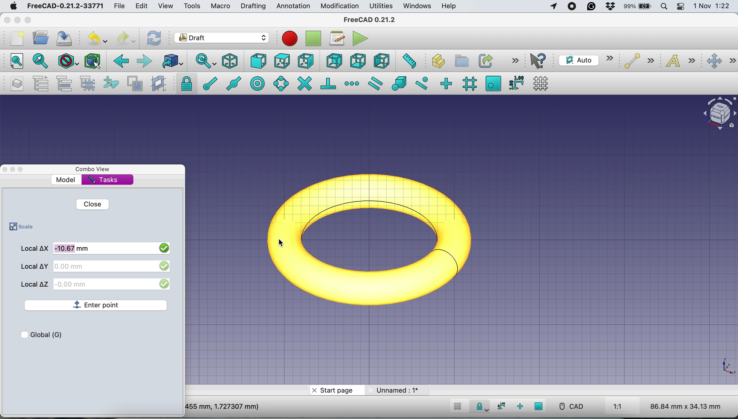  I want to click on add a new named group, so click(40, 83).